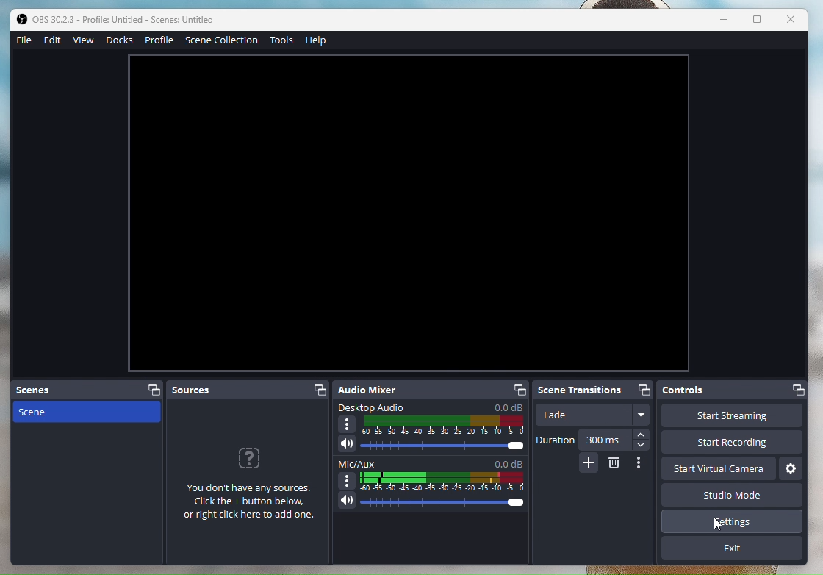 The height and width of the screenshot is (575, 823). Describe the element at coordinates (715, 468) in the screenshot. I see `Start Virtual Camera` at that location.